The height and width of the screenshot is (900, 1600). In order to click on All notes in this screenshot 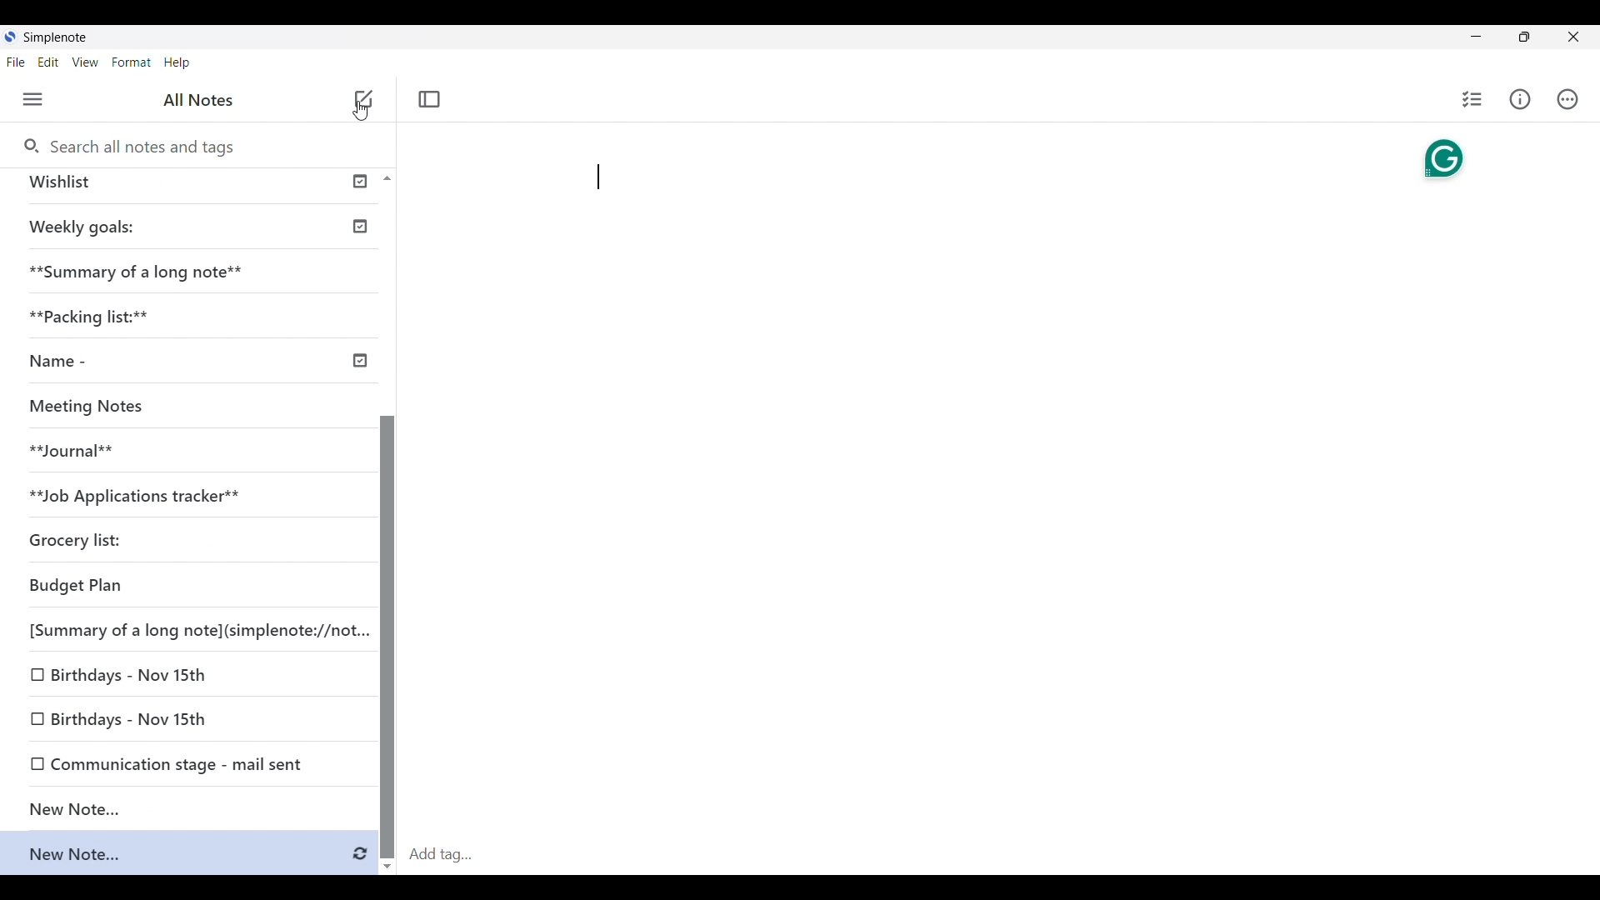, I will do `click(198, 100)`.